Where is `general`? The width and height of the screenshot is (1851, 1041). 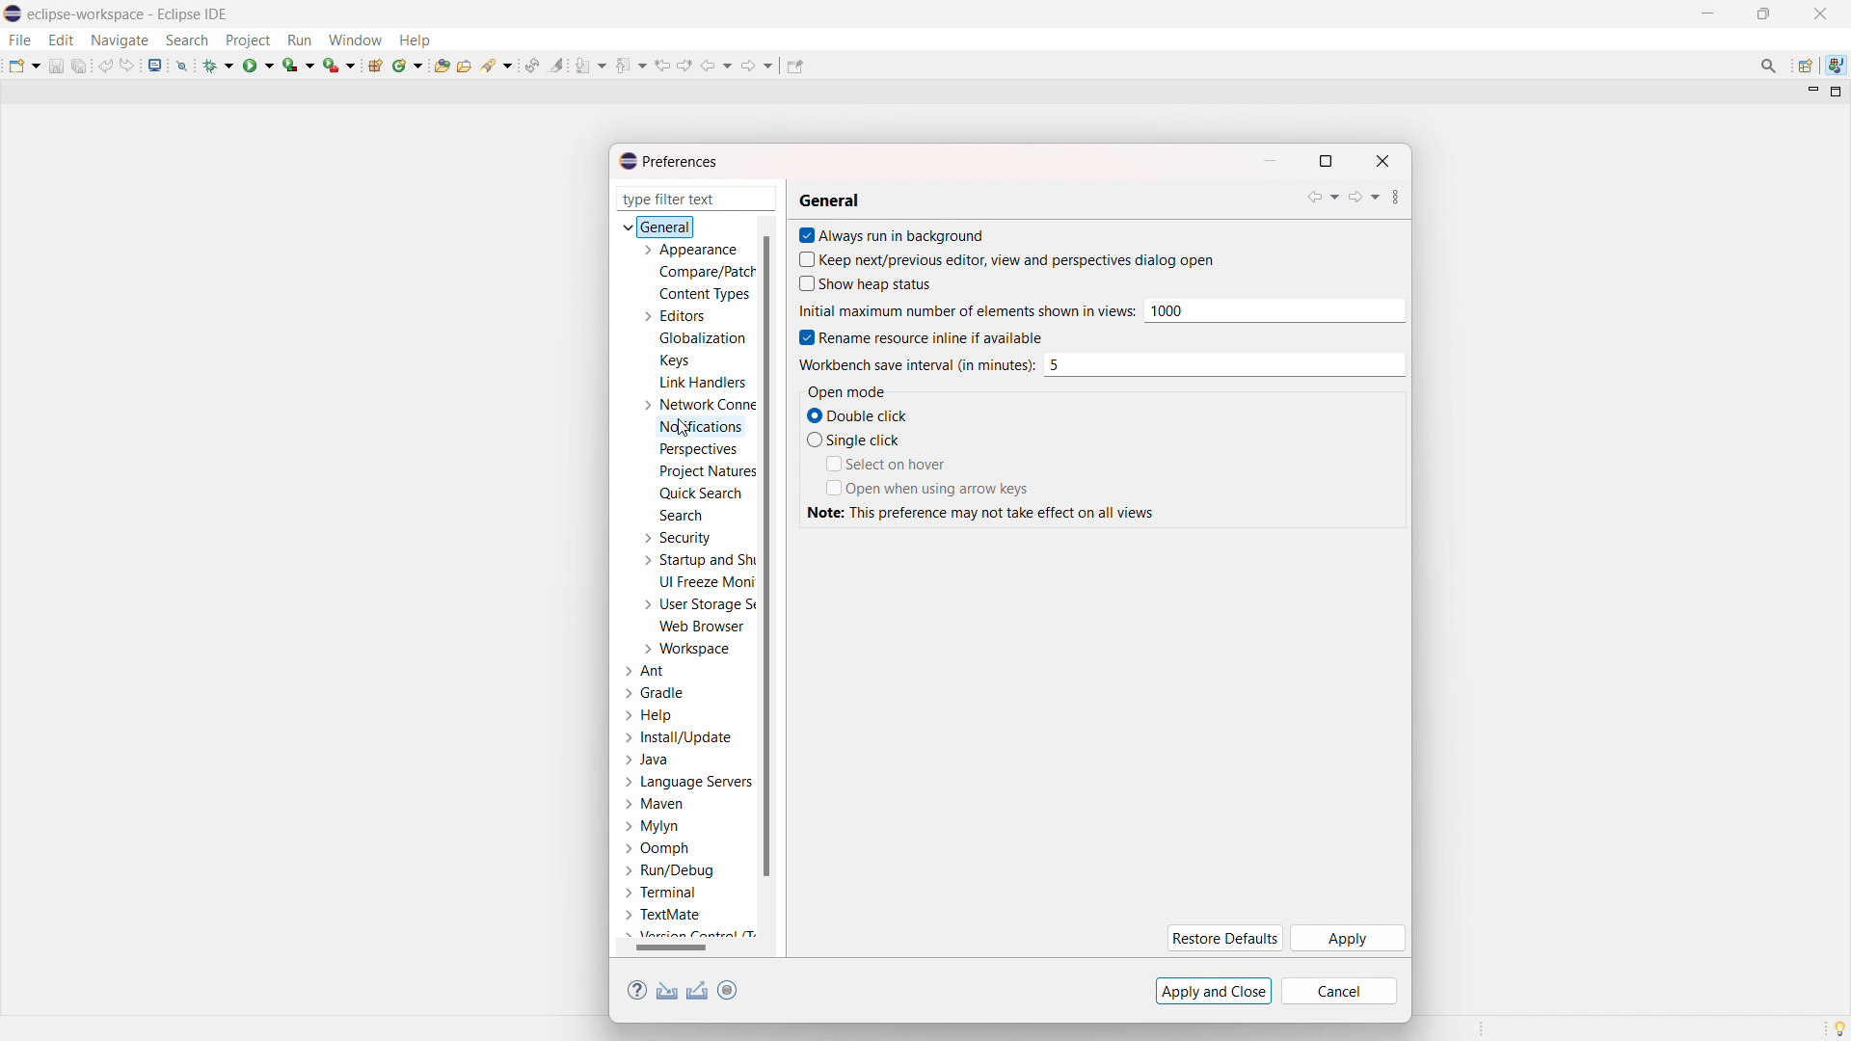 general is located at coordinates (829, 202).